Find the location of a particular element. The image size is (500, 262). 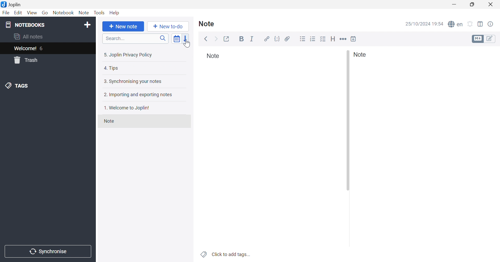

Number is located at coordinates (314, 39).